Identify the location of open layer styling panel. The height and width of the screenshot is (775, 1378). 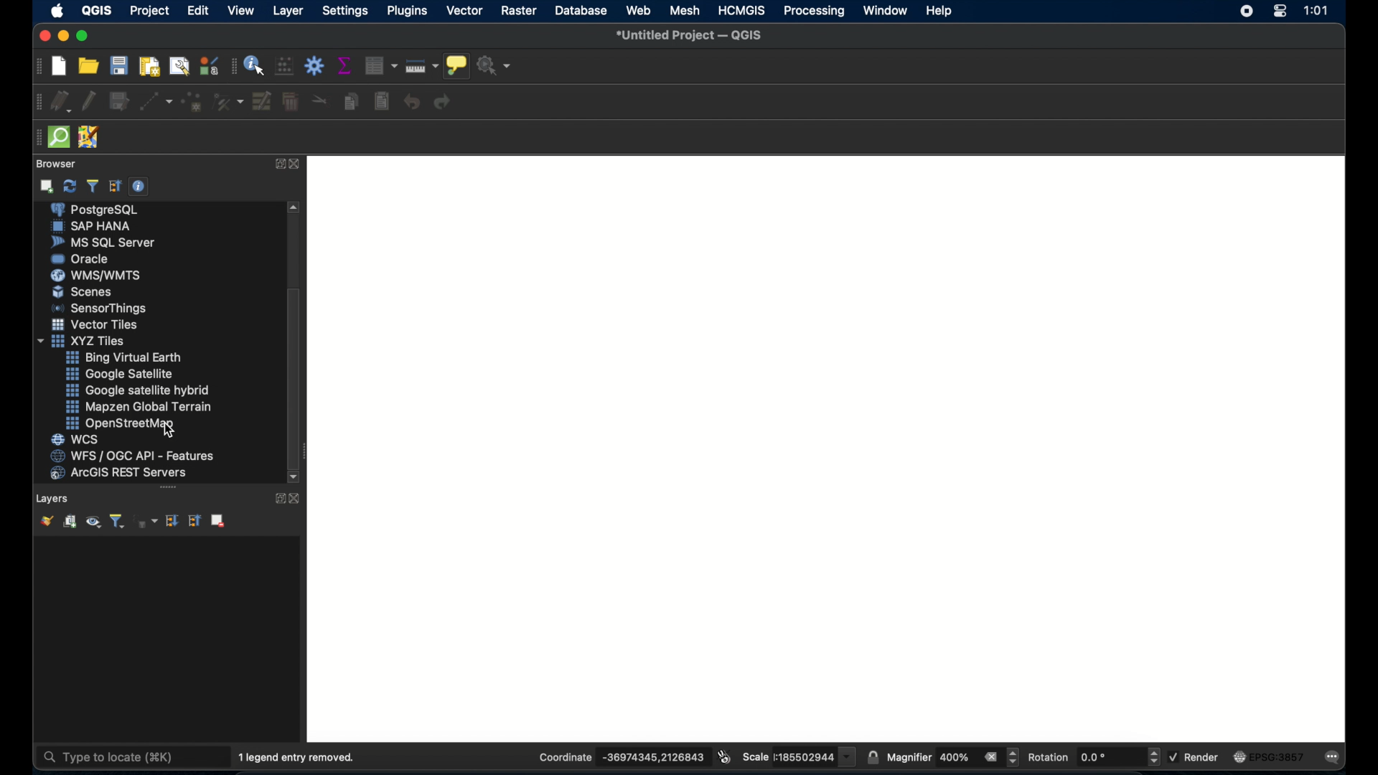
(44, 522).